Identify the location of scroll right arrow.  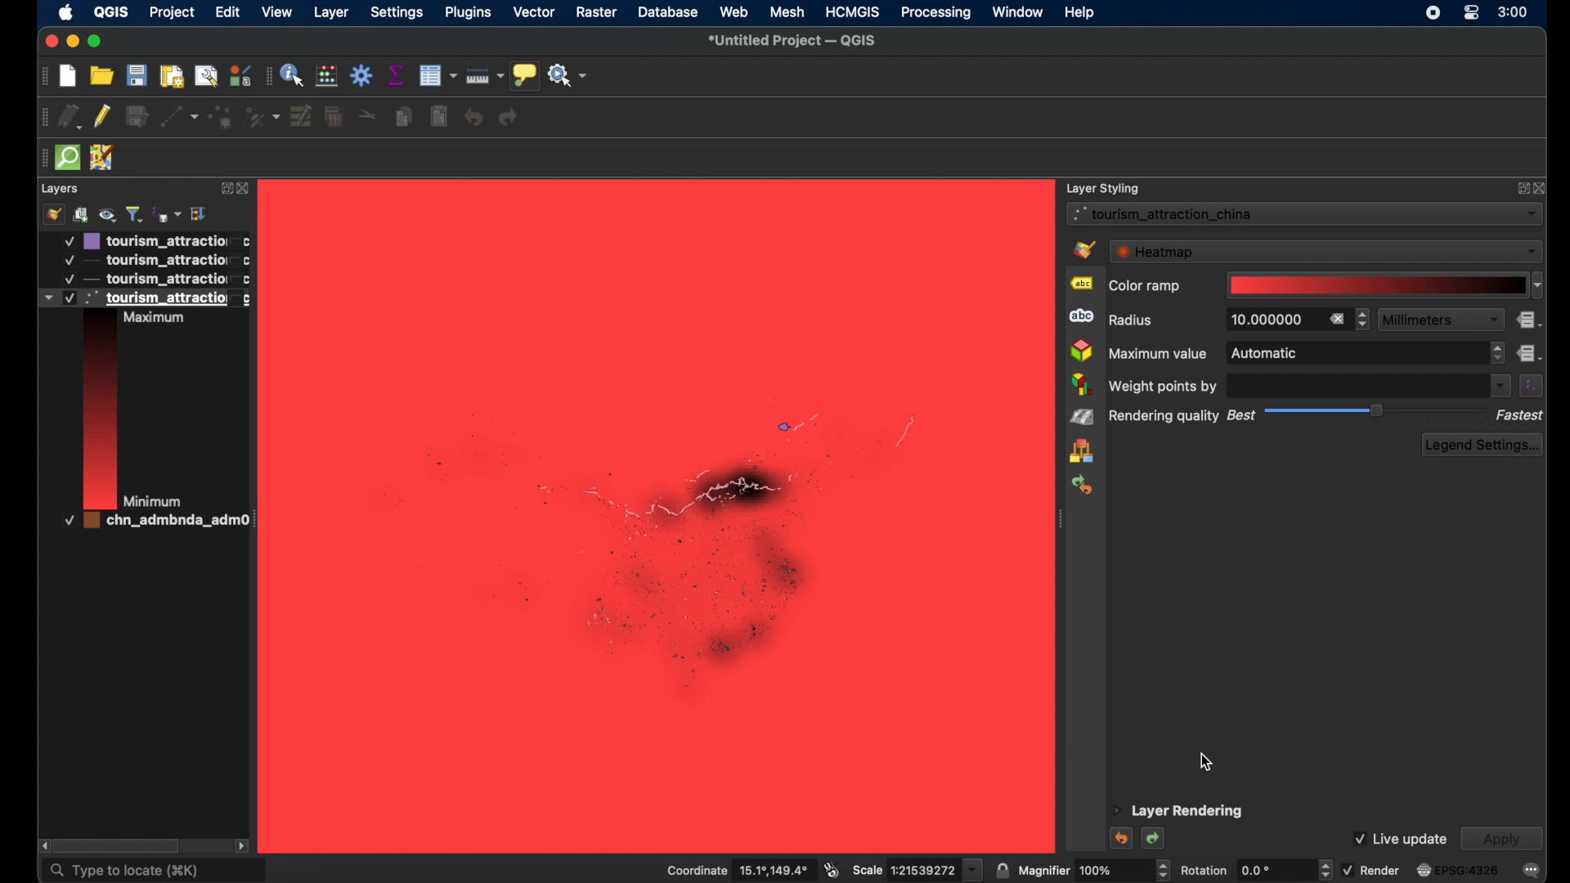
(41, 844).